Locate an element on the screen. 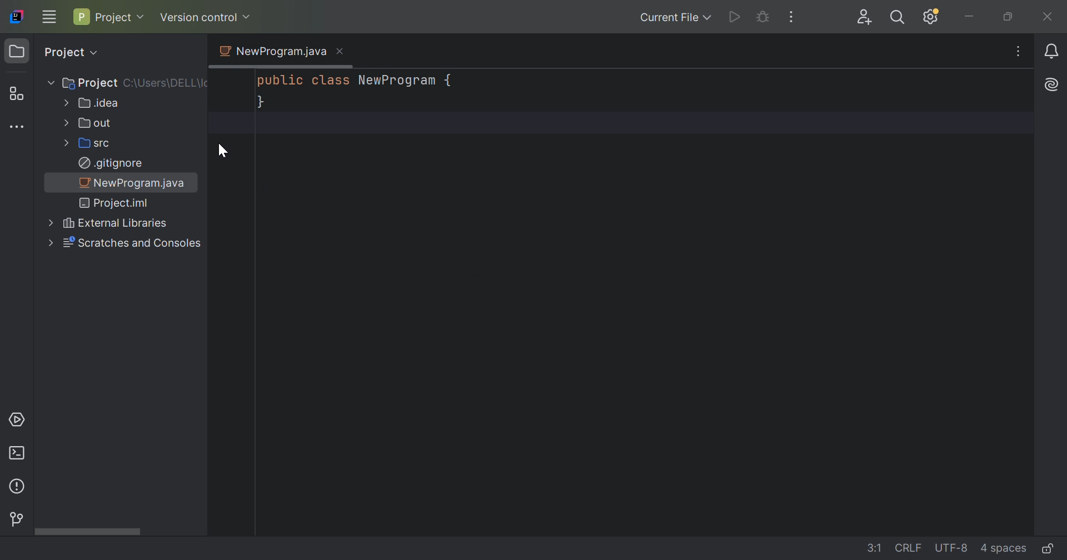 This screenshot has width=1067, height=560. External Libraries is located at coordinates (116, 224).